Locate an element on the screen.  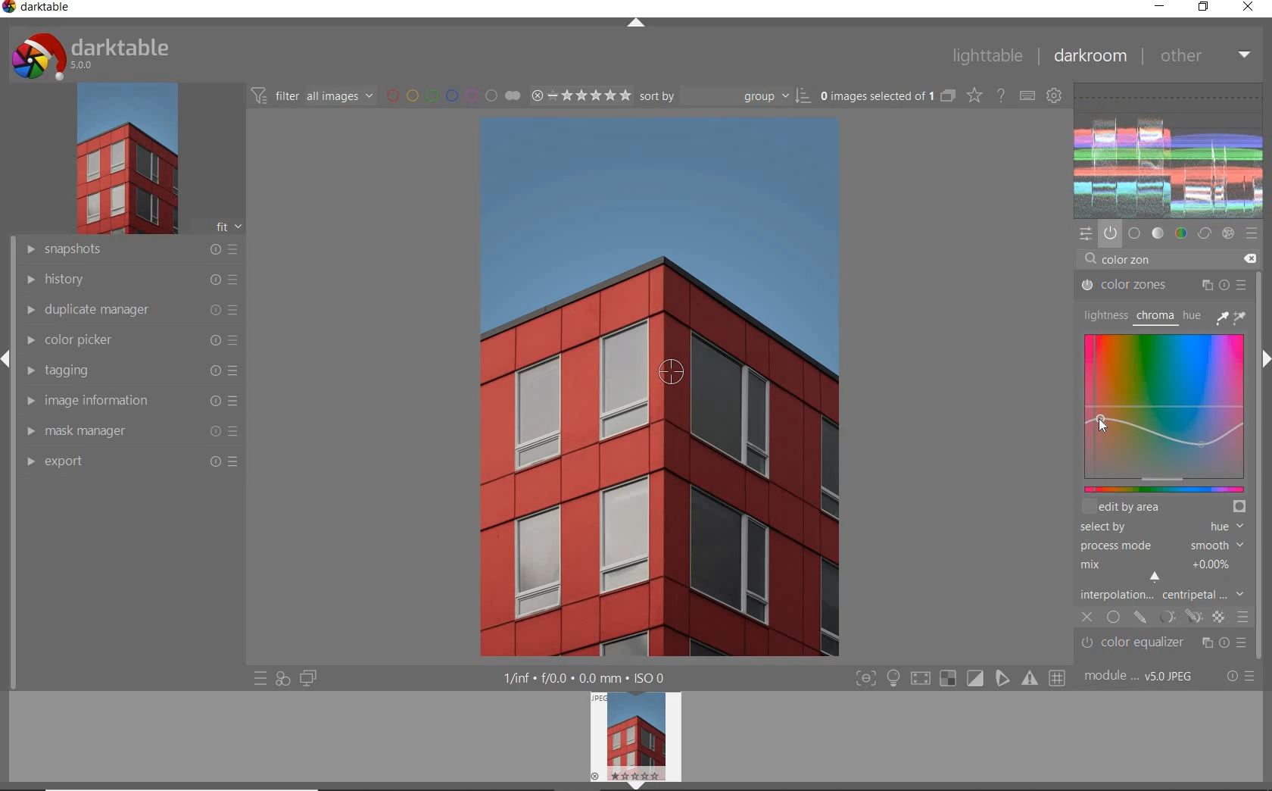
BLENDING OPTIONS is located at coordinates (1243, 616).